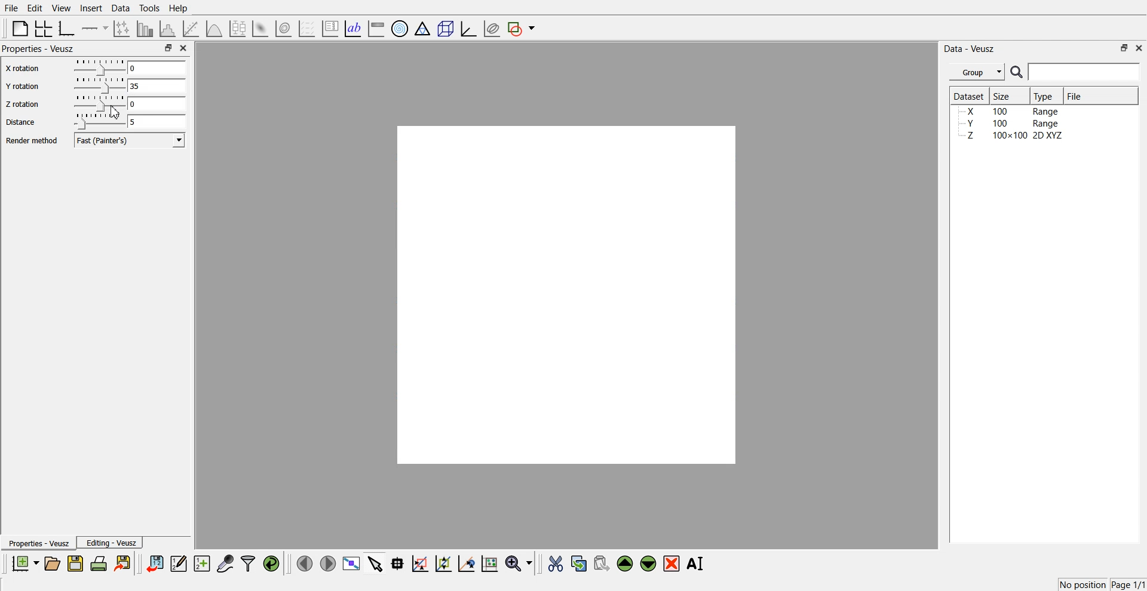  Describe the element at coordinates (99, 85) in the screenshot. I see `Drag Handle` at that location.